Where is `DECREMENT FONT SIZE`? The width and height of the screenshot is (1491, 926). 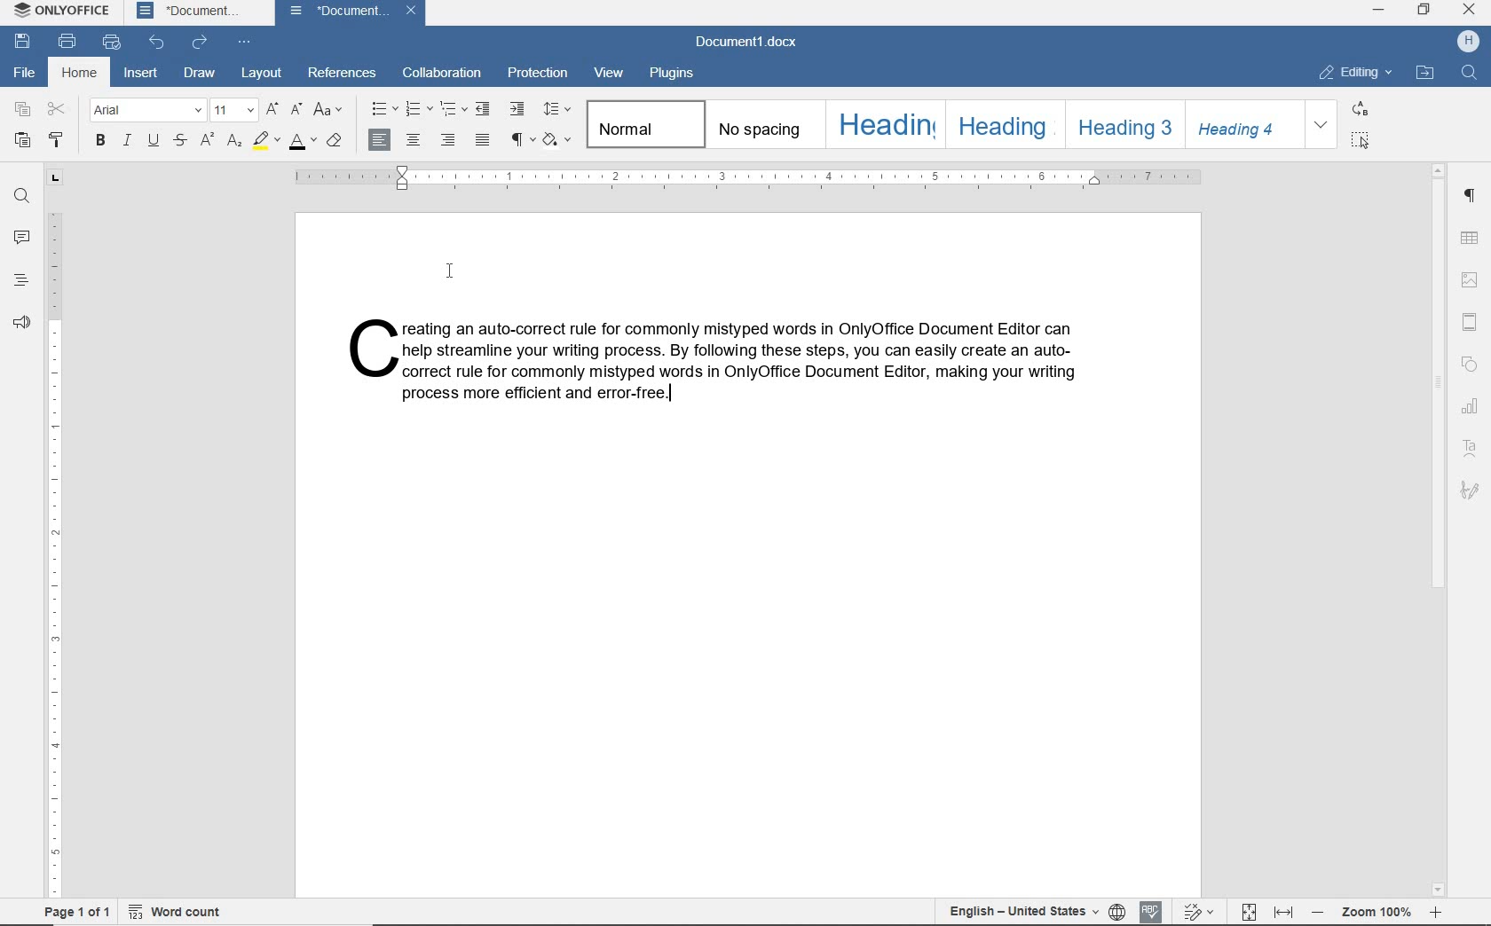 DECREMENT FONT SIZE is located at coordinates (296, 110).